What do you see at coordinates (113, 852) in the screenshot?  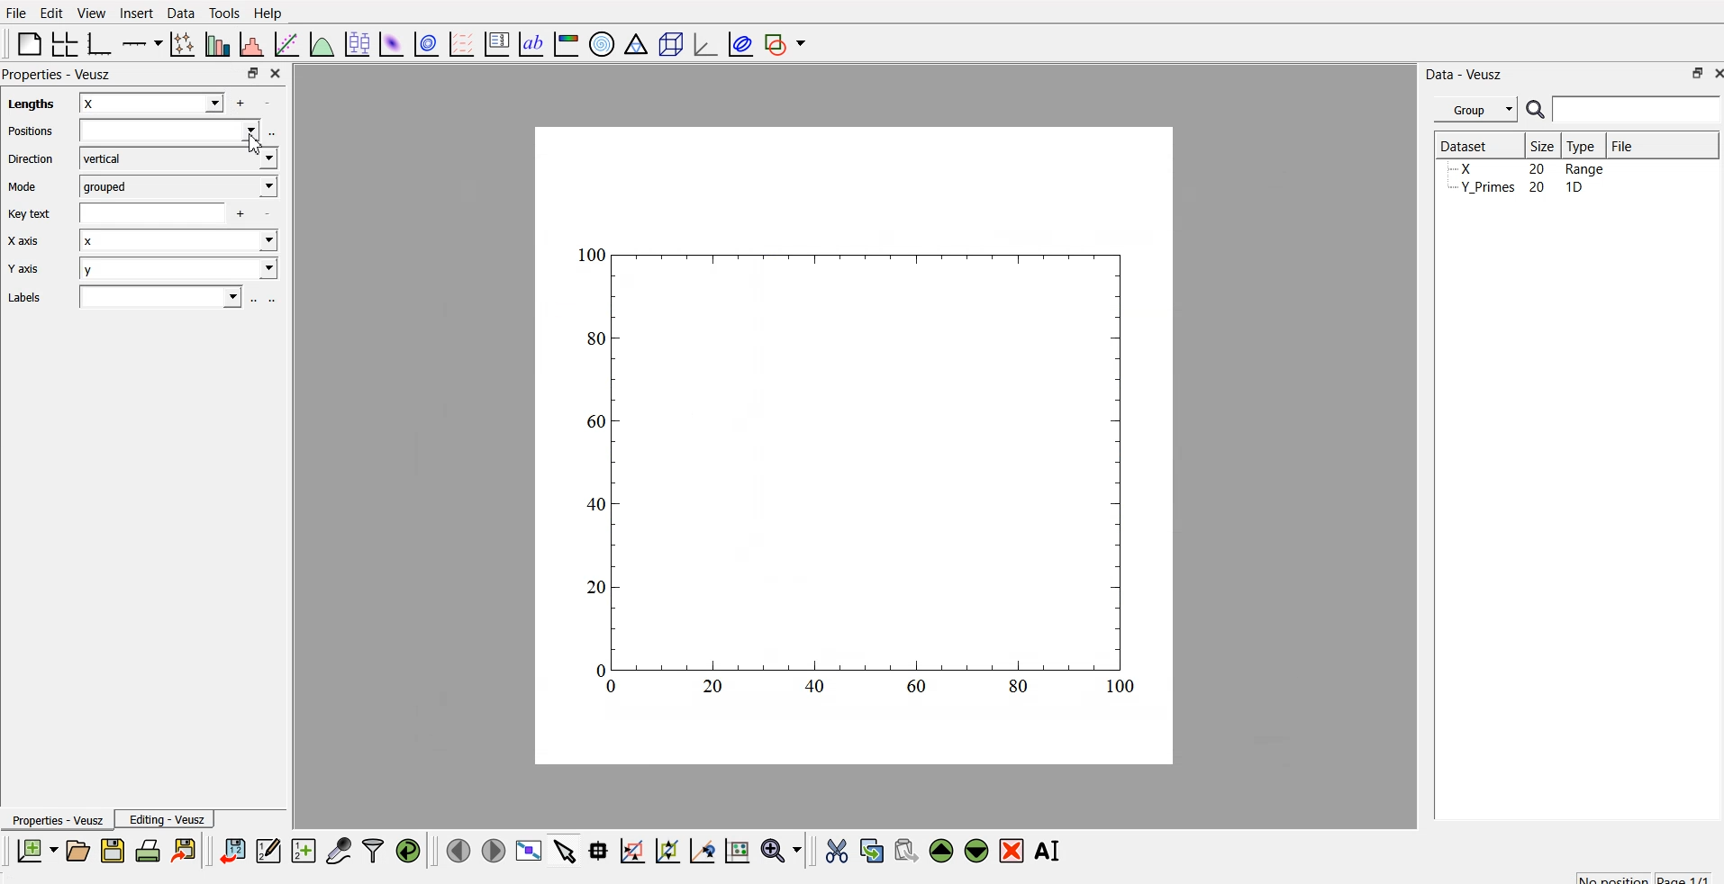 I see `save a document` at bounding box center [113, 852].